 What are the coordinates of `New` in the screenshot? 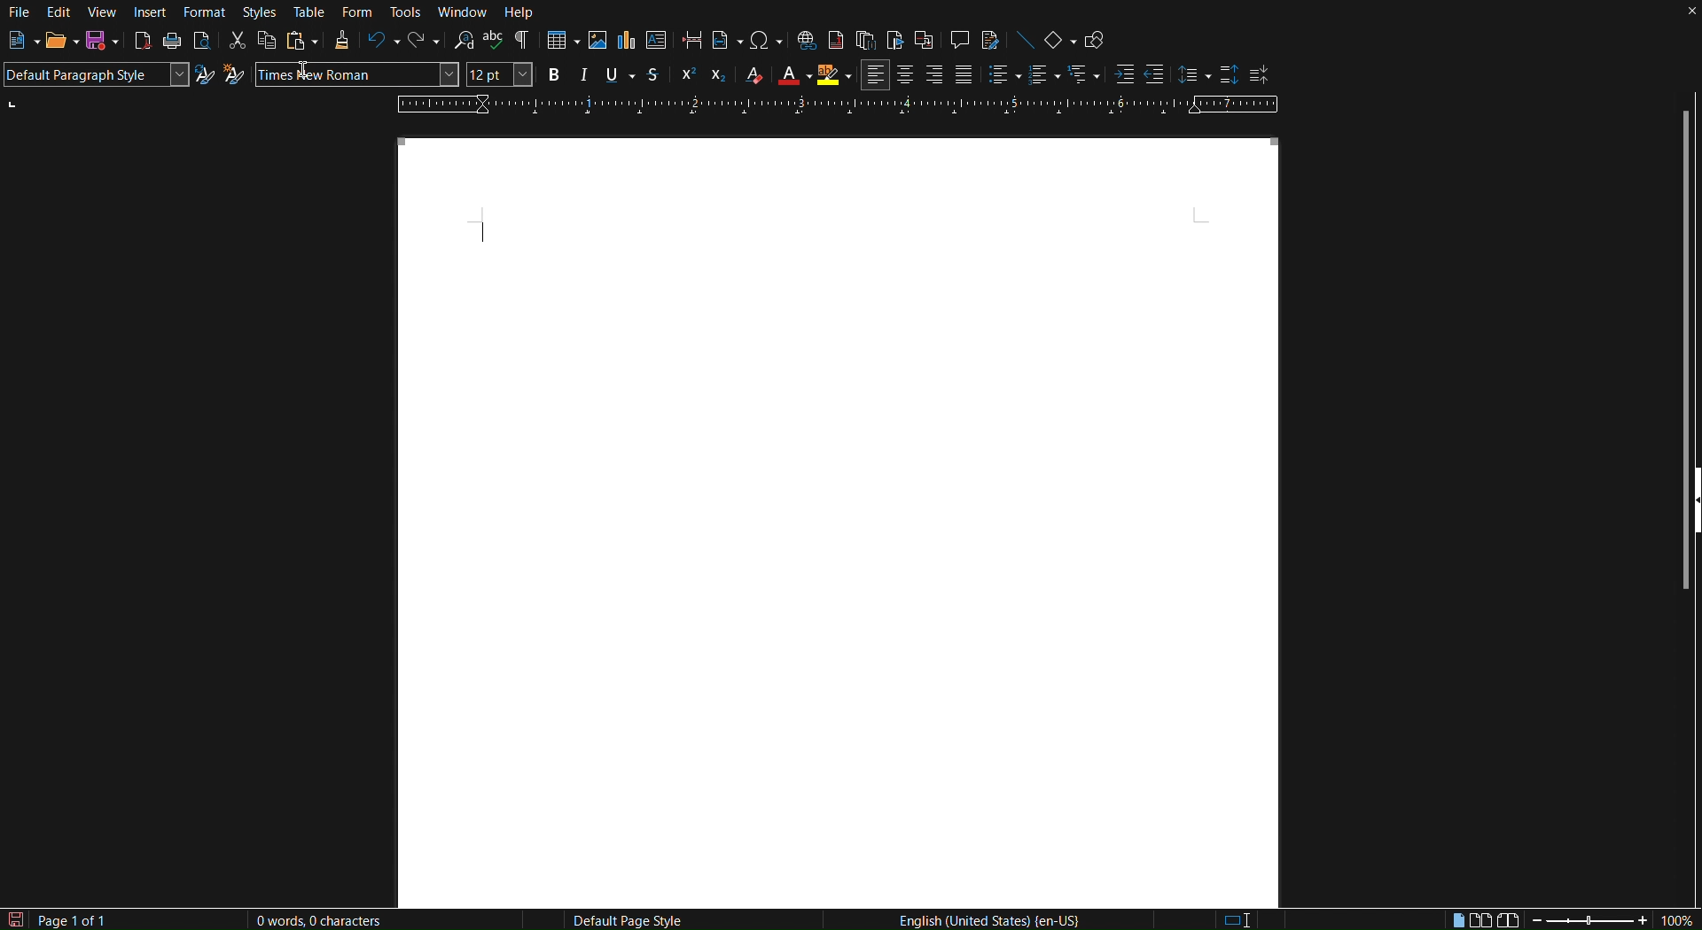 It's located at (16, 43).